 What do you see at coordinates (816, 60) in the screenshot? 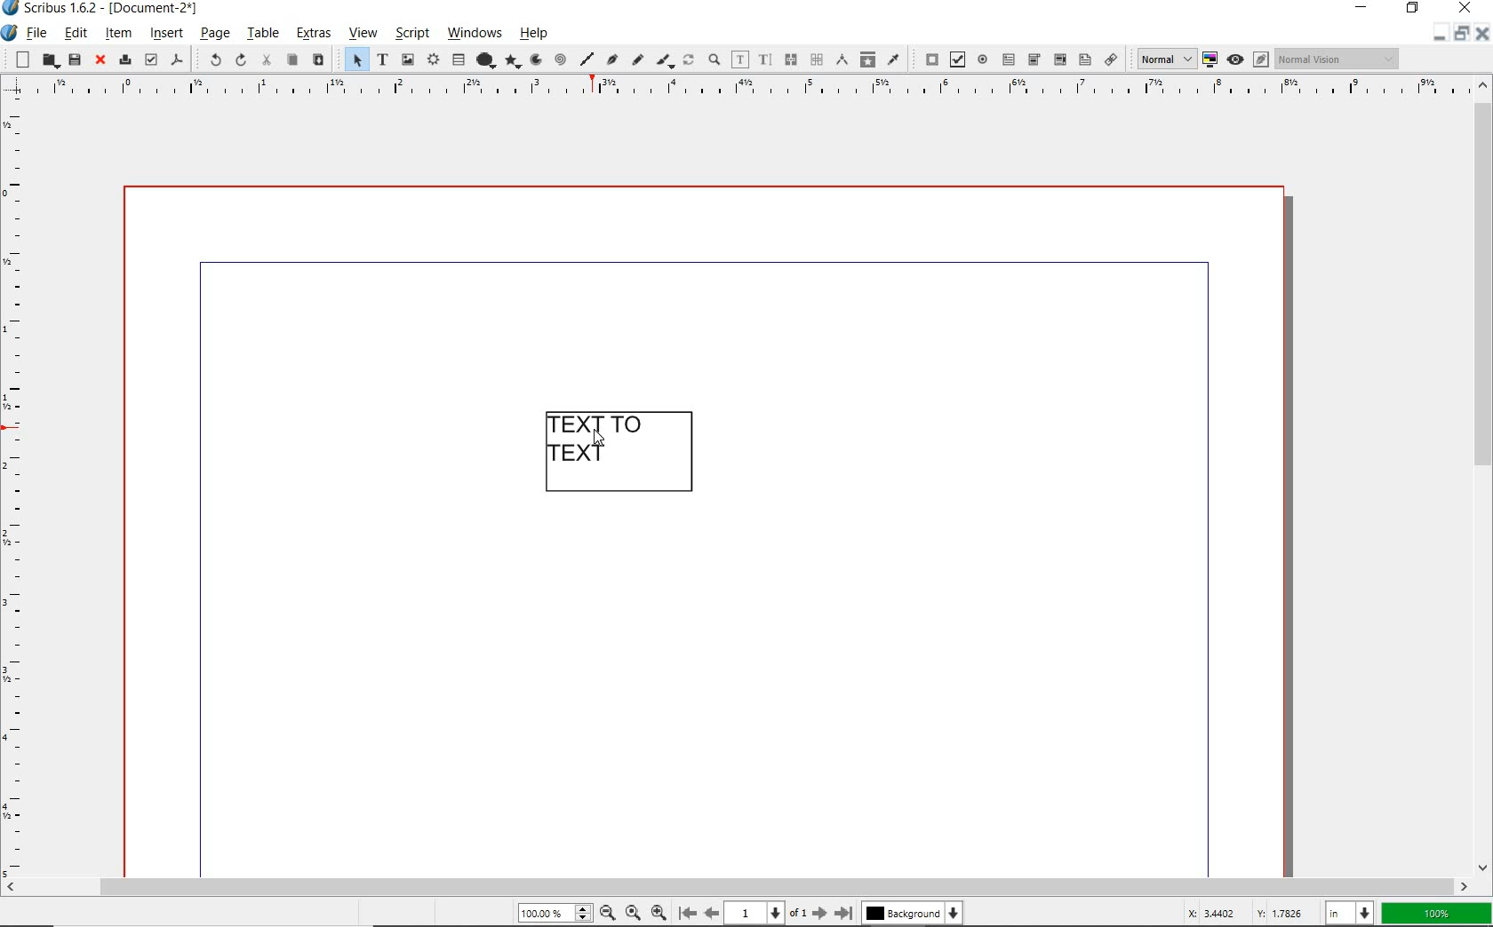
I see `unlink text frames` at bounding box center [816, 60].